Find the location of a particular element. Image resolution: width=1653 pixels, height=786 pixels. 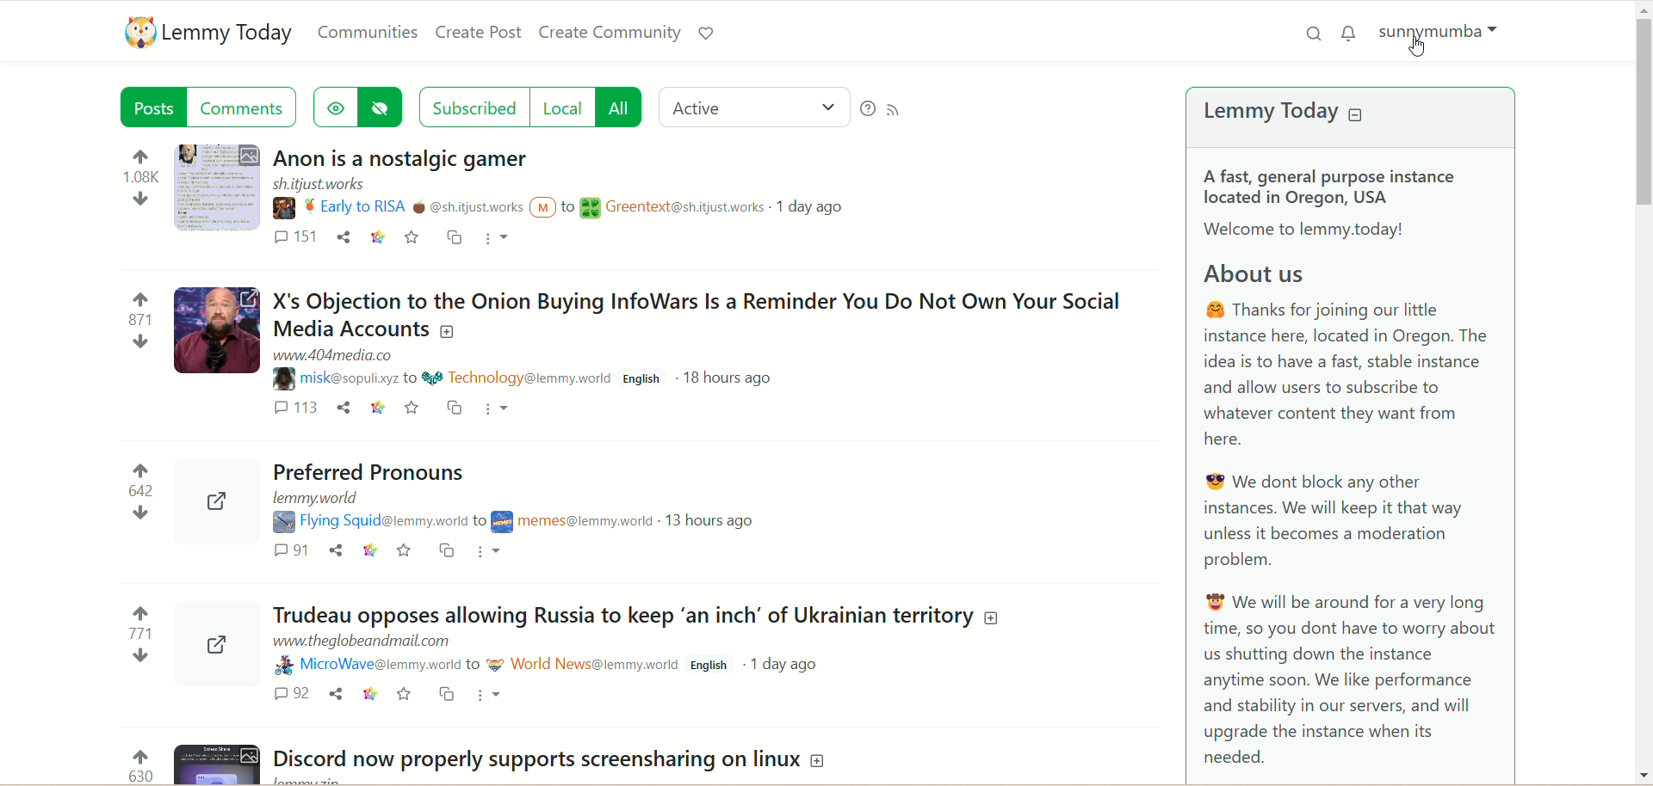

pointer is located at coordinates (1428, 52).